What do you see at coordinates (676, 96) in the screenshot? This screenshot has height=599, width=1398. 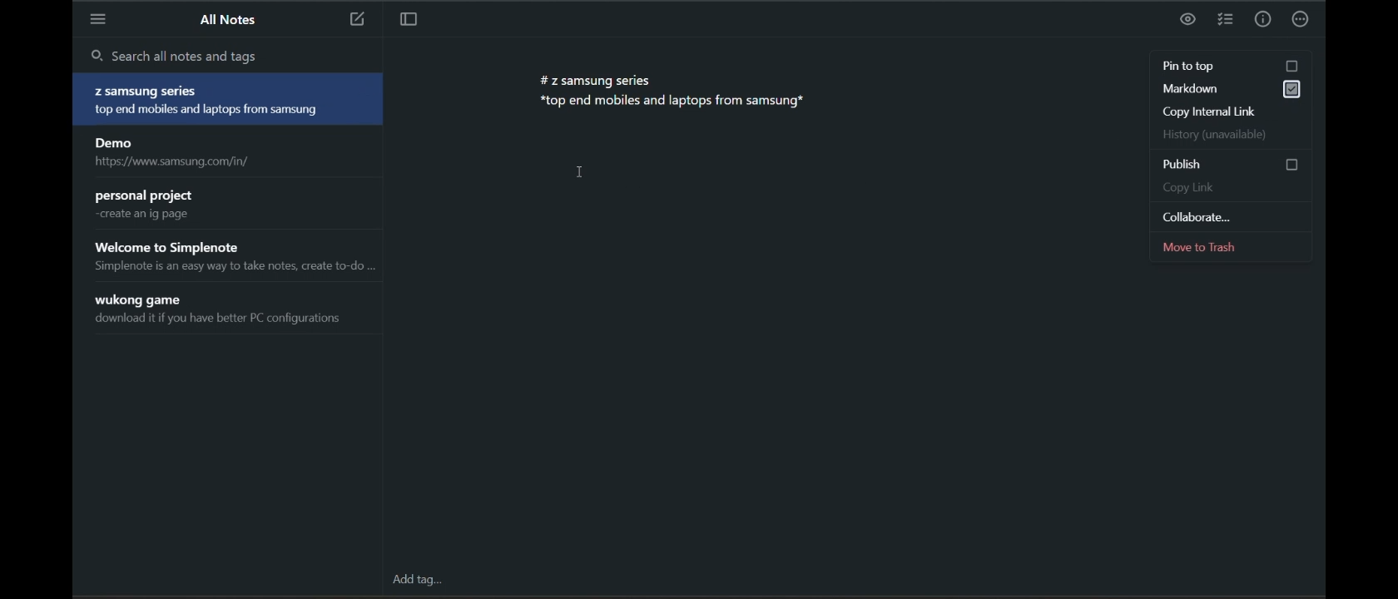 I see `#z samsung series *top end mobiles and laptops from samsung*` at bounding box center [676, 96].